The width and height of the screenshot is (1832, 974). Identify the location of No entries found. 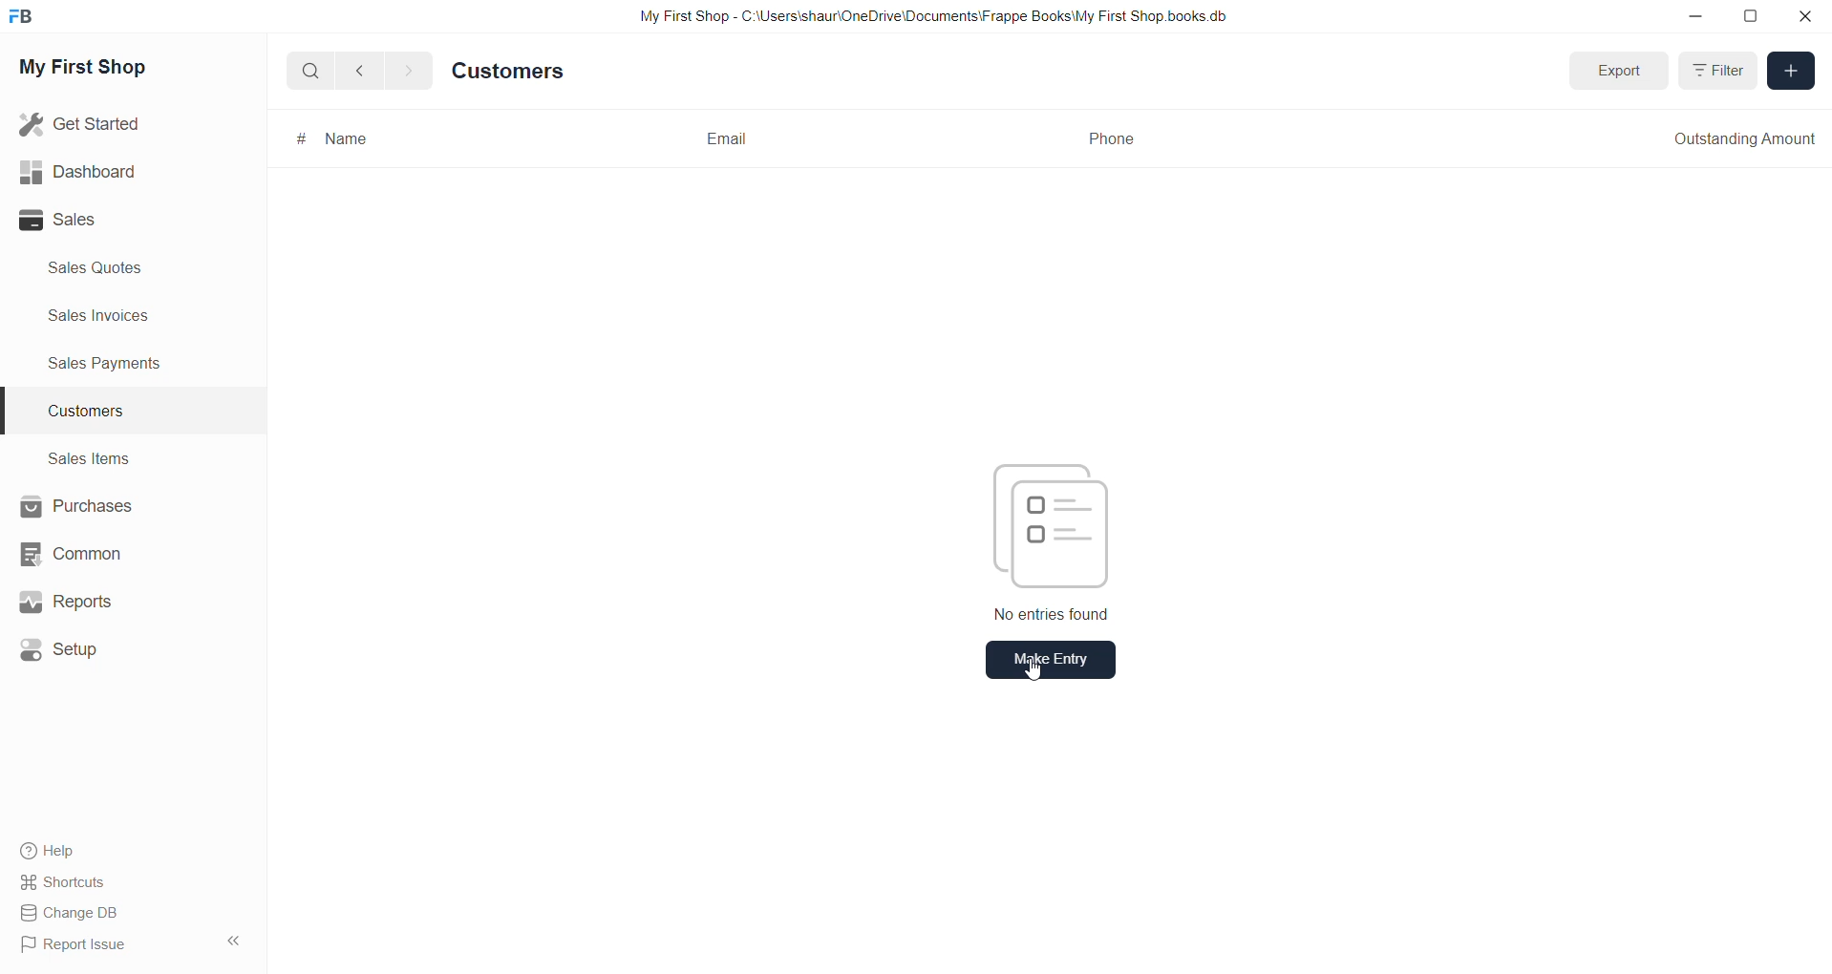
(1058, 617).